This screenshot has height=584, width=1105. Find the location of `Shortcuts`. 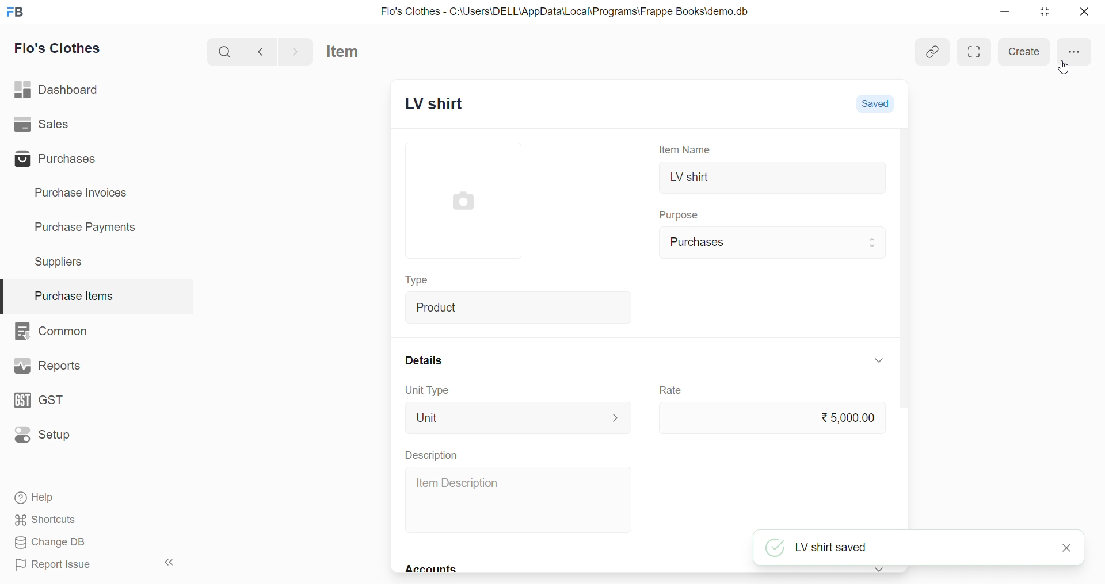

Shortcuts is located at coordinates (93, 519).